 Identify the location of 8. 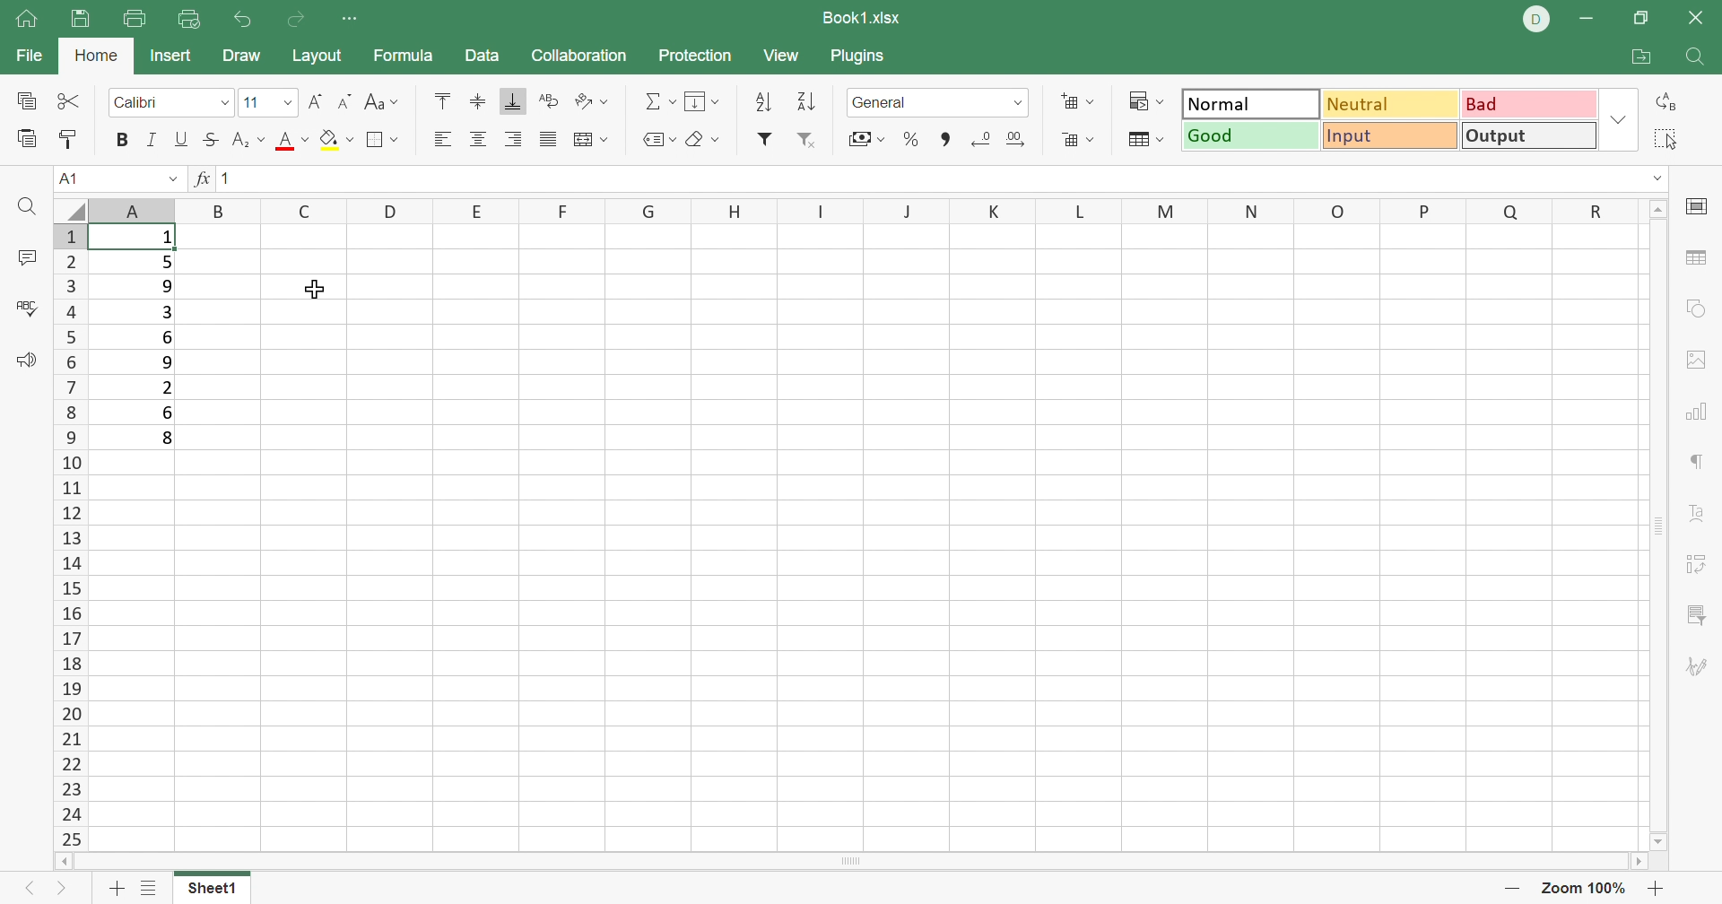
(165, 439).